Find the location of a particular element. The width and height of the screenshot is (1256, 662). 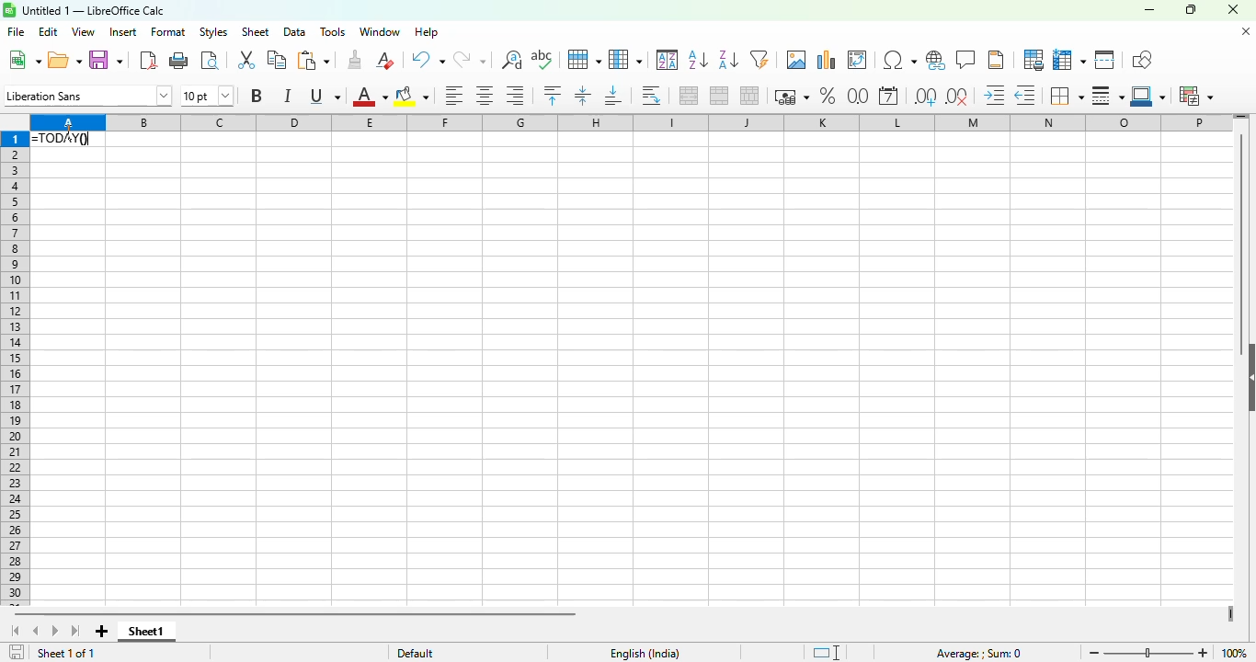

unmerge cells is located at coordinates (748, 96).